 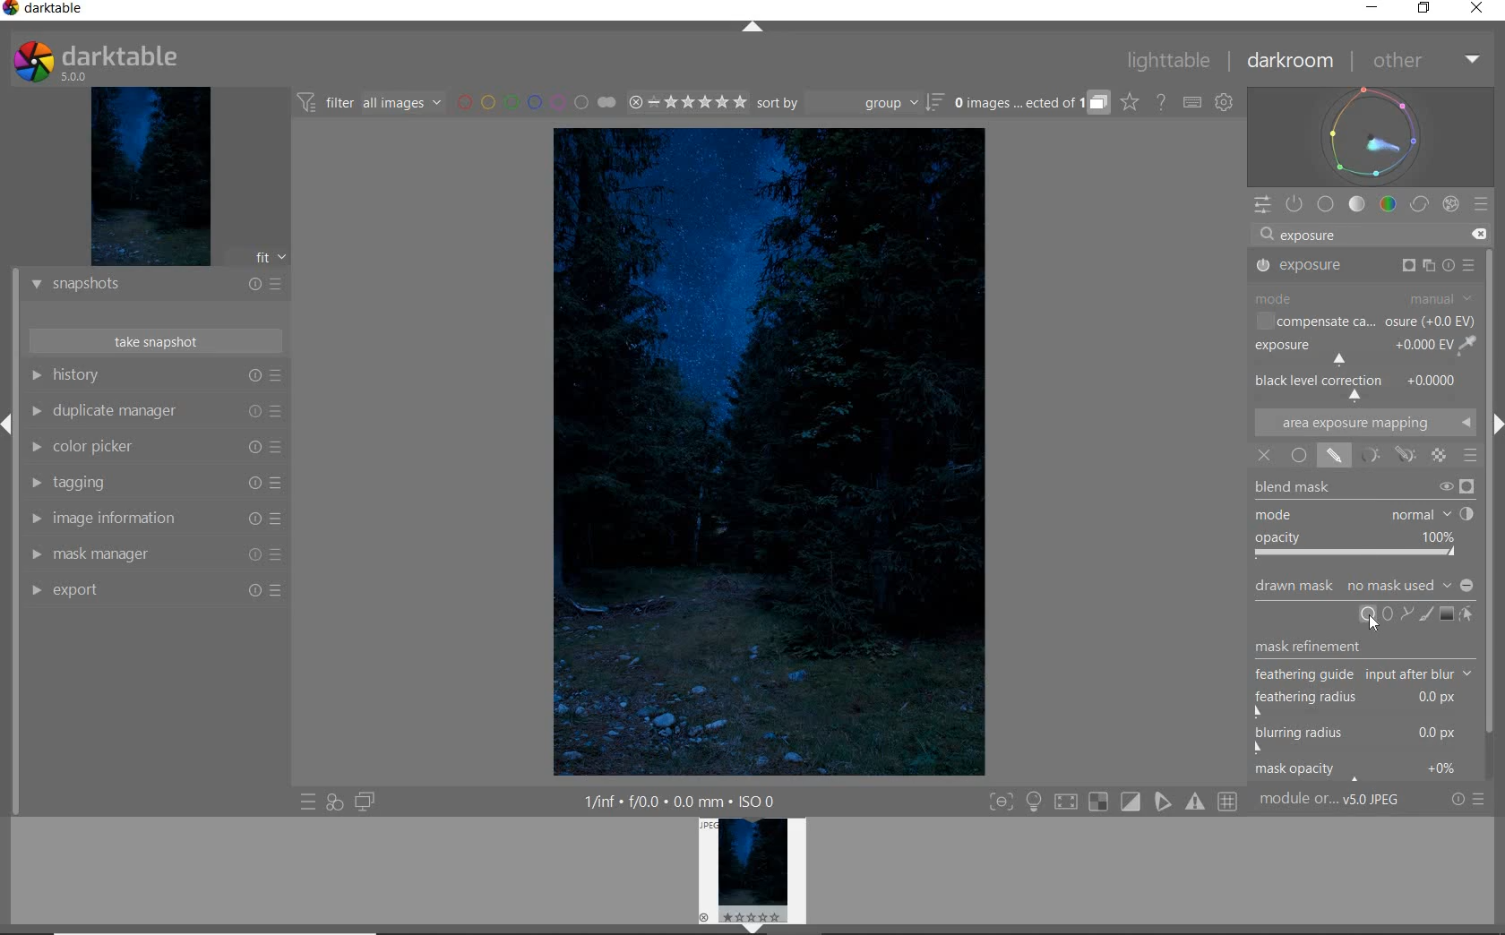 What do you see at coordinates (1260, 205) in the screenshot?
I see `QUICK ACCESS PANEL` at bounding box center [1260, 205].